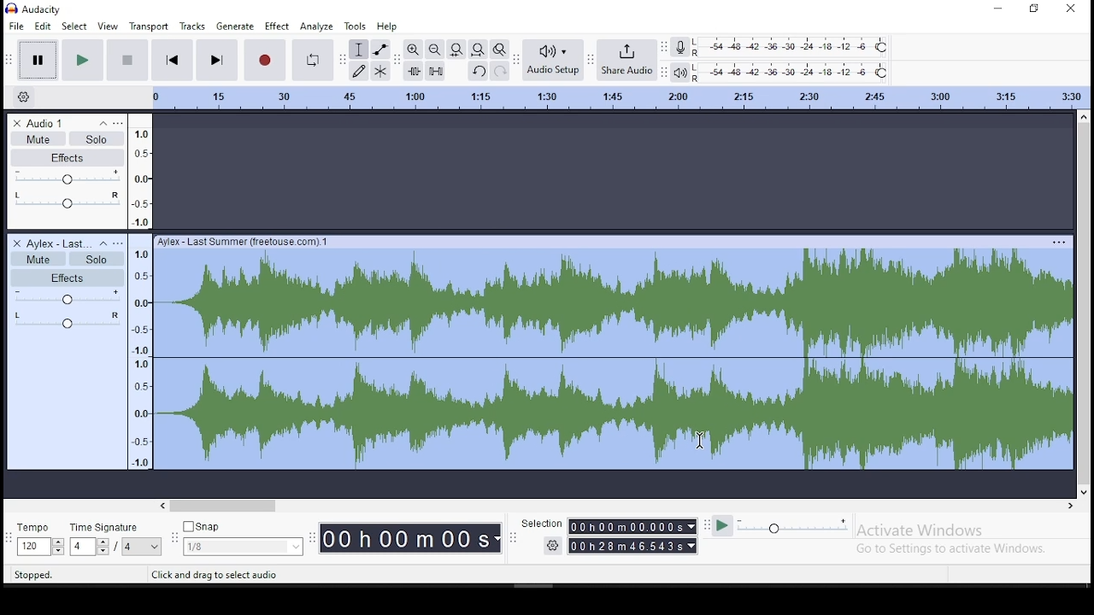 The image size is (1094, 615). Describe the element at coordinates (69, 157) in the screenshot. I see `effects` at that location.